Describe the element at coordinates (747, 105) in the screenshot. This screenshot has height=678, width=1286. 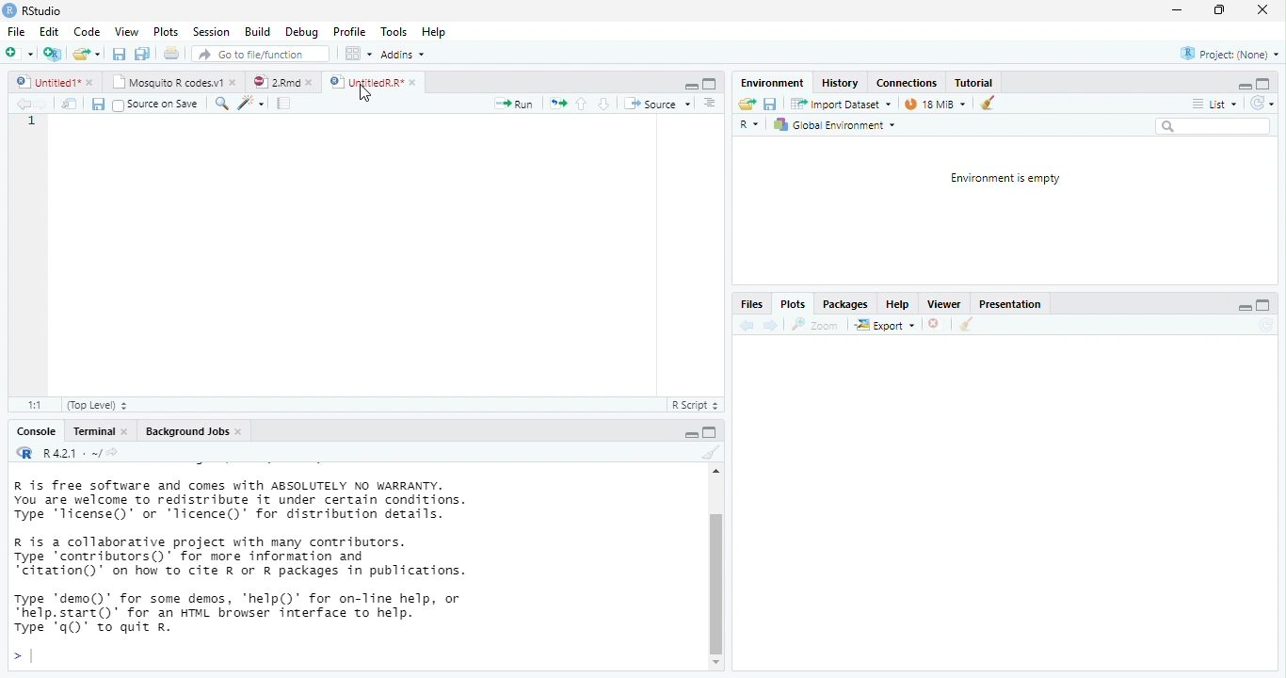
I see `Load workspace` at that location.